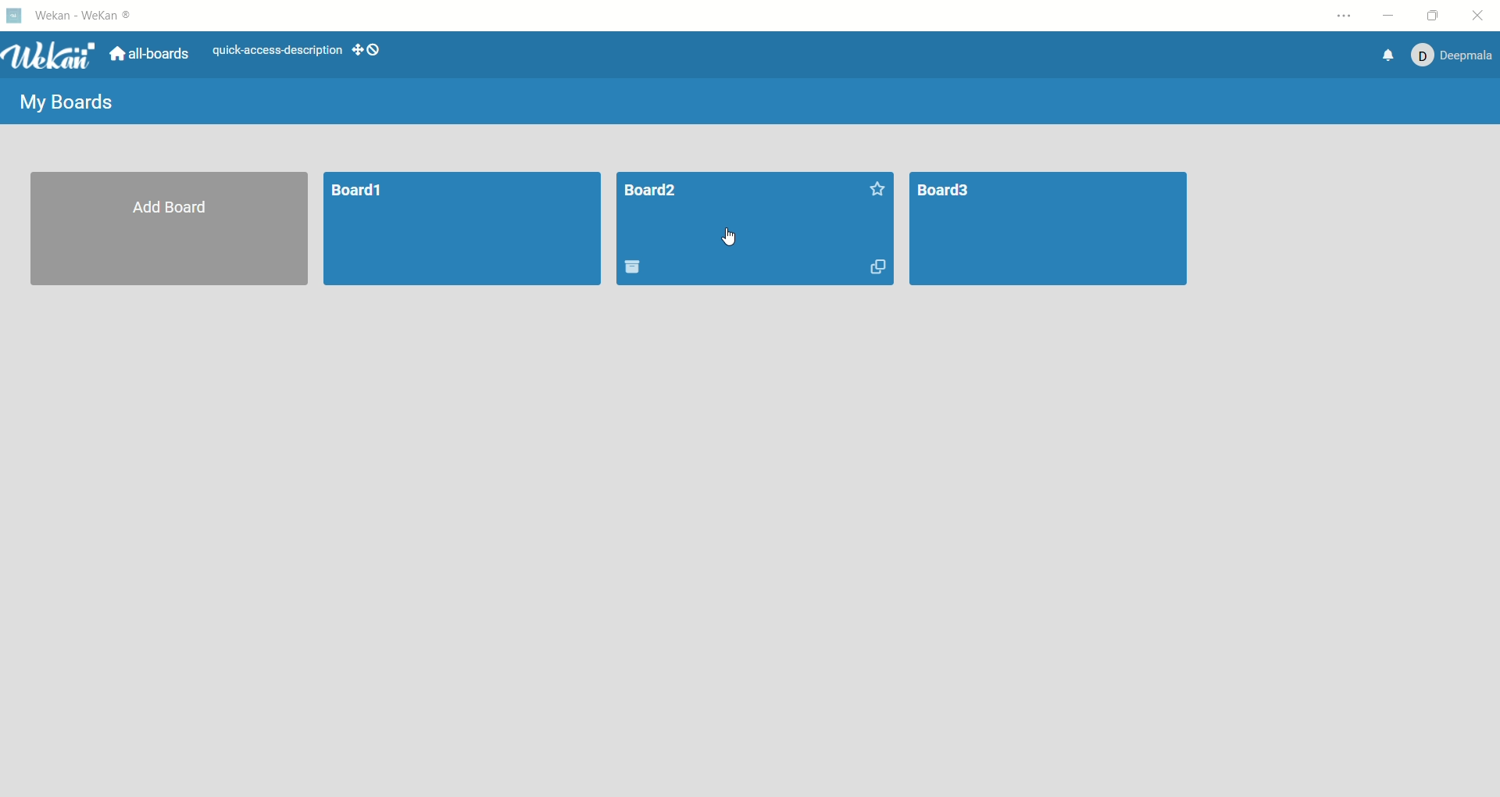 This screenshot has height=797, width=1500. Describe the element at coordinates (1052, 231) in the screenshot. I see `board3` at that location.